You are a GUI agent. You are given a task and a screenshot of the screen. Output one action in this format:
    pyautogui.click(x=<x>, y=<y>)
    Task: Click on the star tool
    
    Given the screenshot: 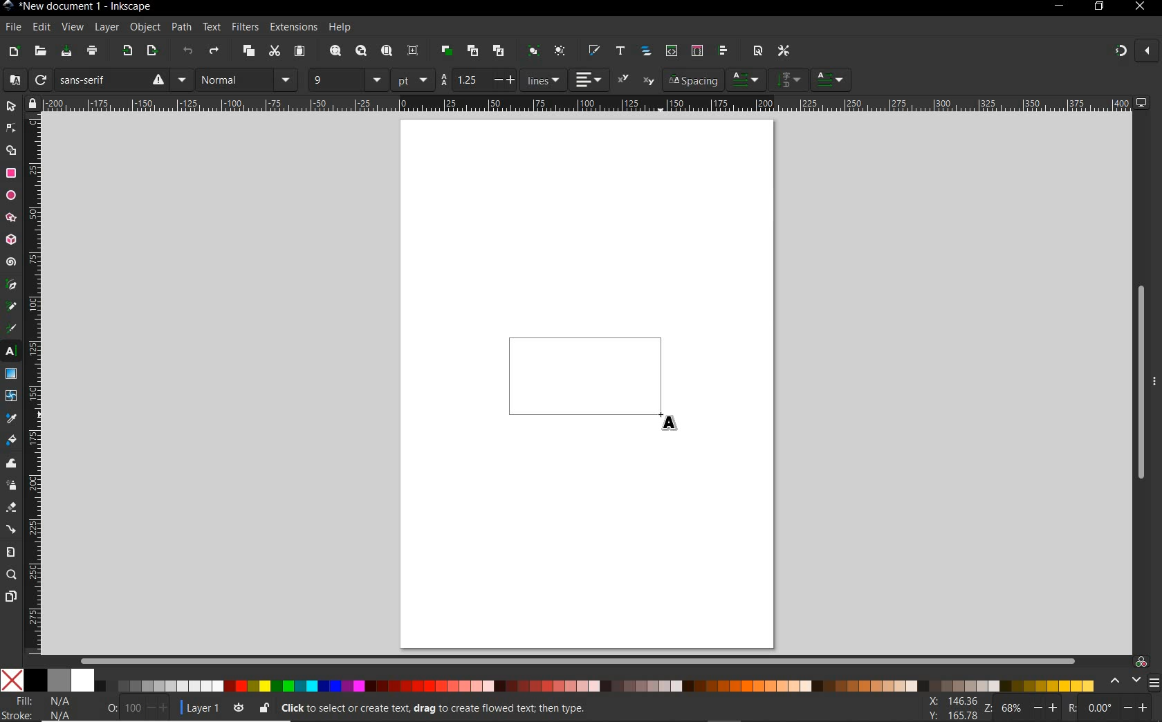 What is the action you would take?
    pyautogui.click(x=11, y=219)
    